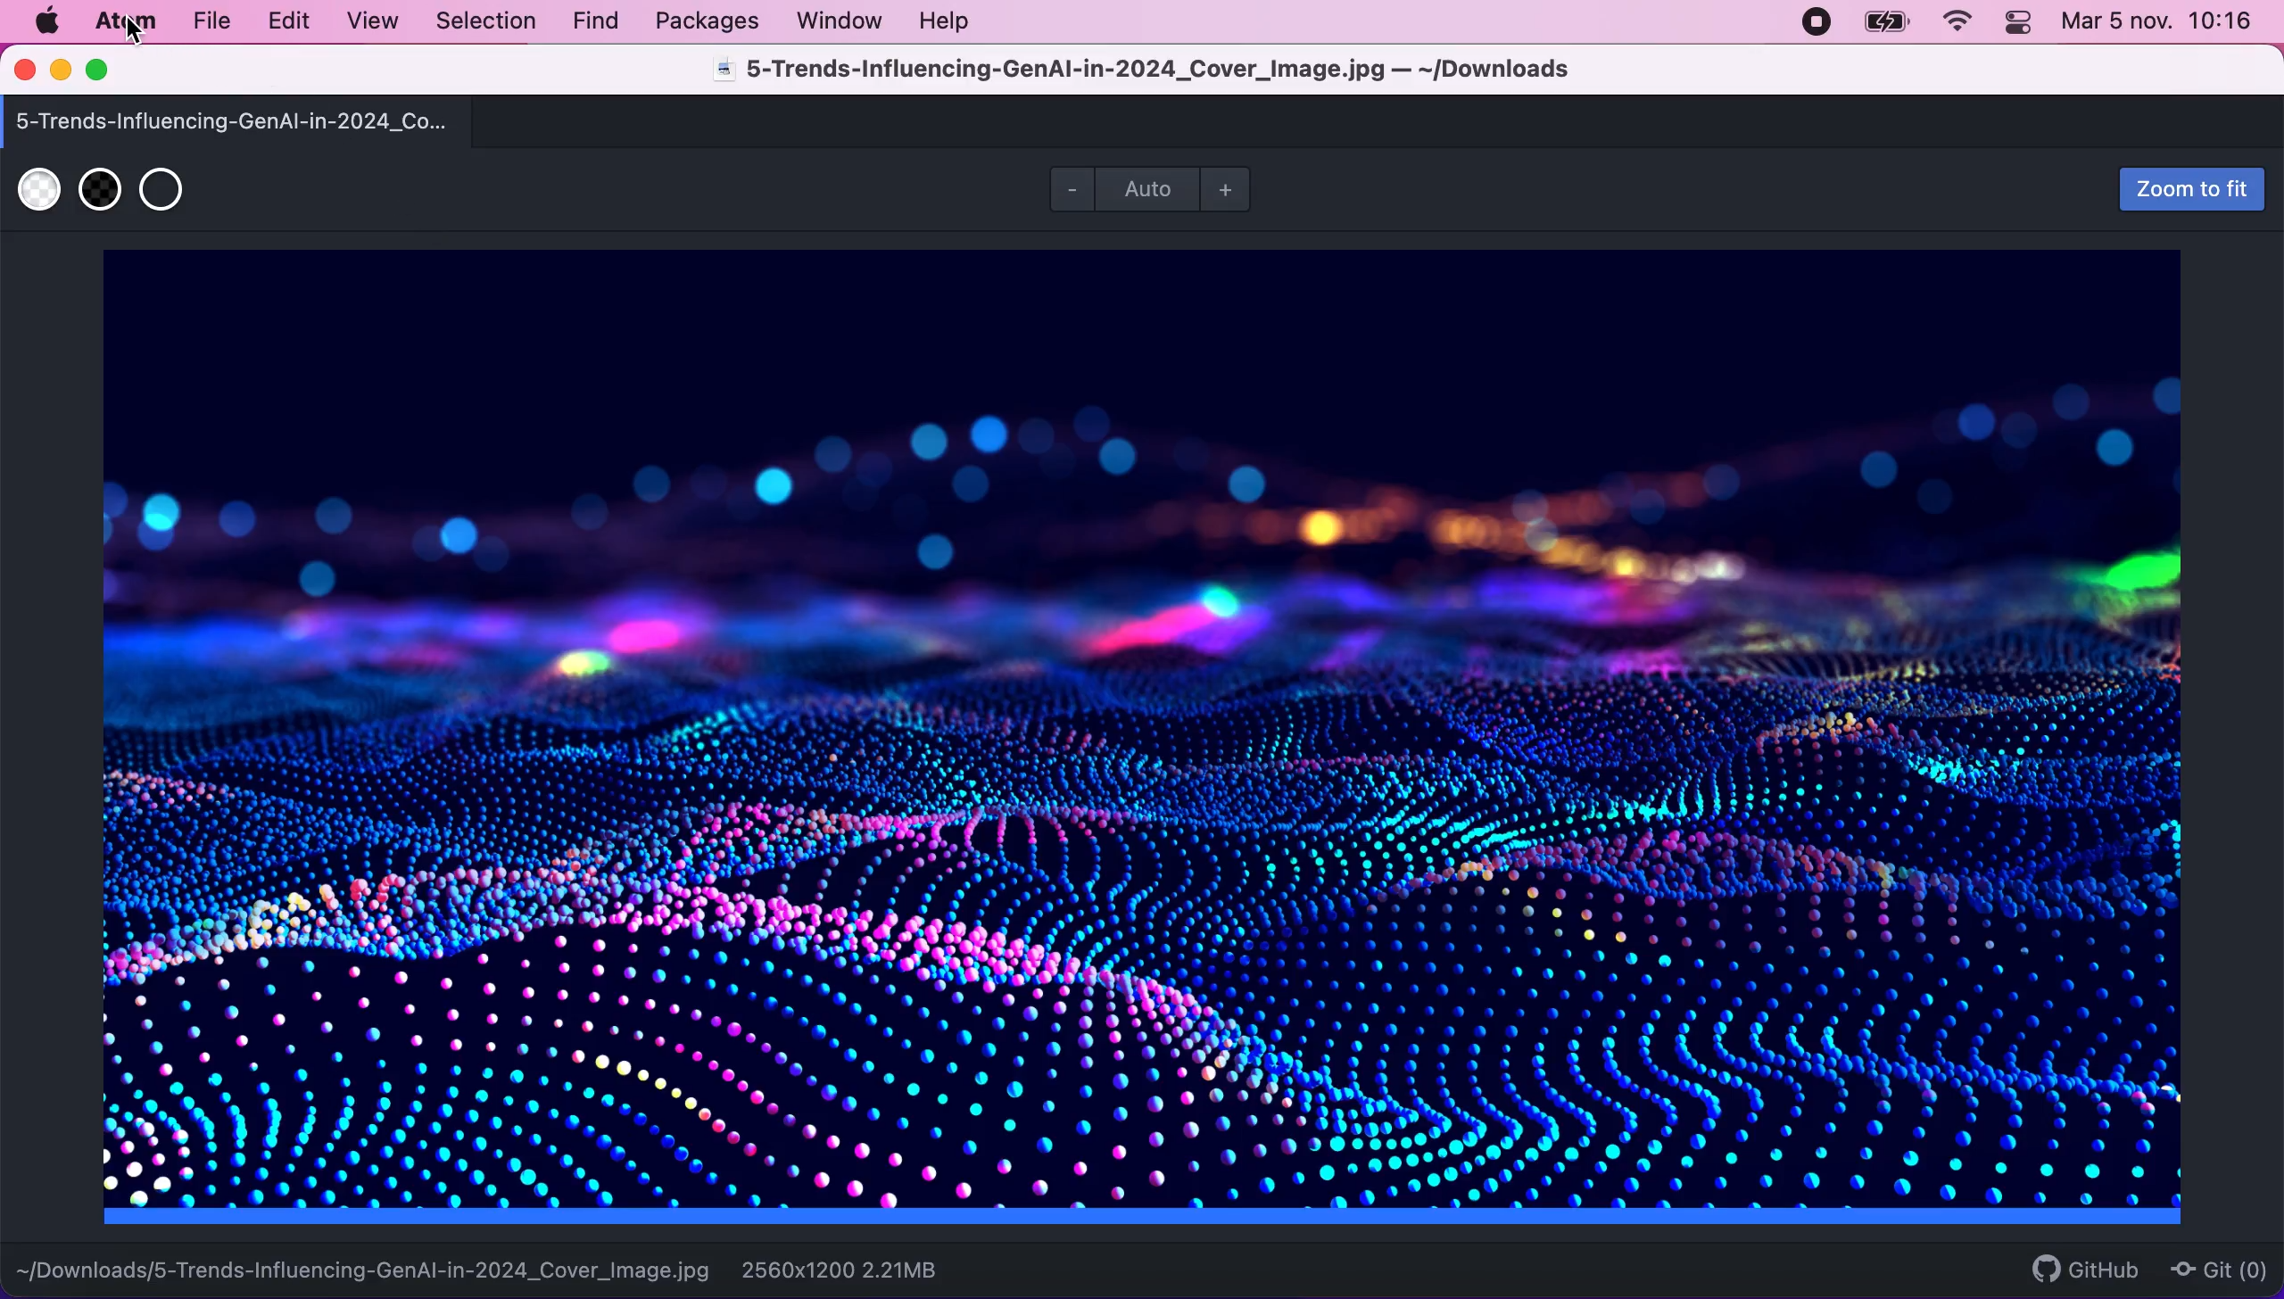 The width and height of the screenshot is (2284, 1299). I want to click on recording stopped, so click(1813, 21).